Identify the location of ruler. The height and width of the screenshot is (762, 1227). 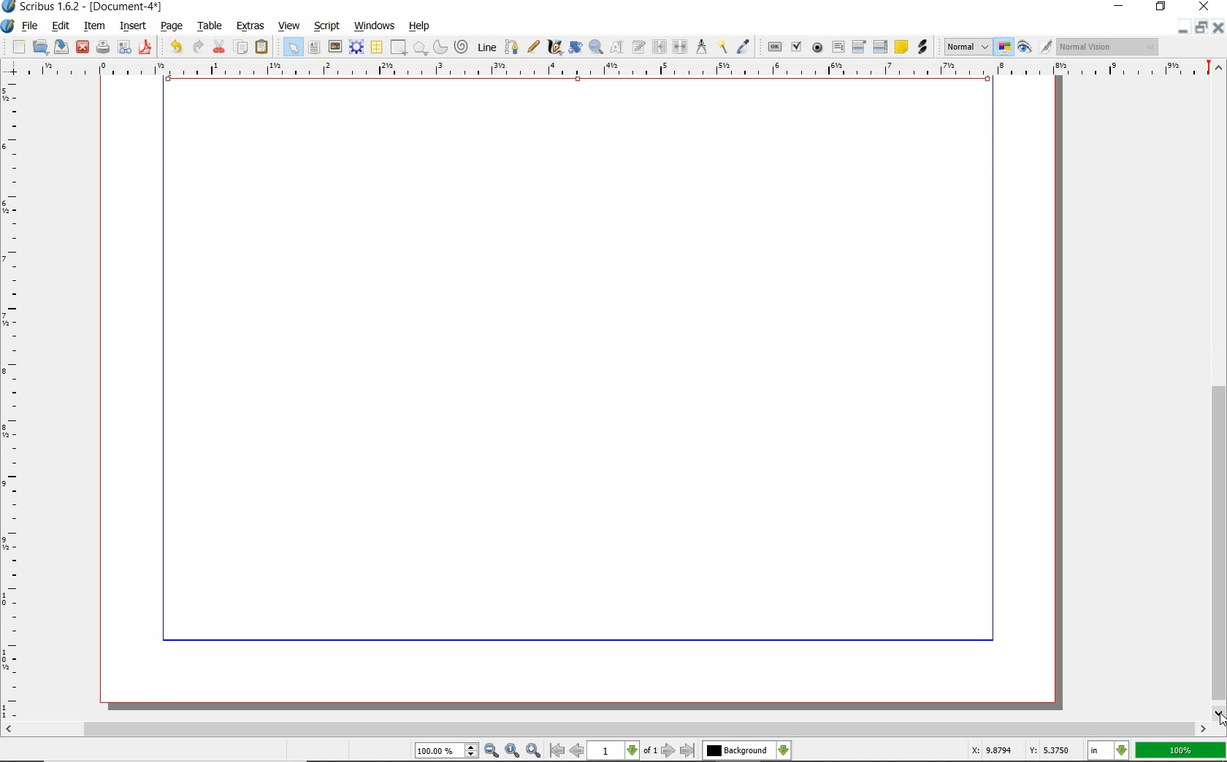
(616, 69).